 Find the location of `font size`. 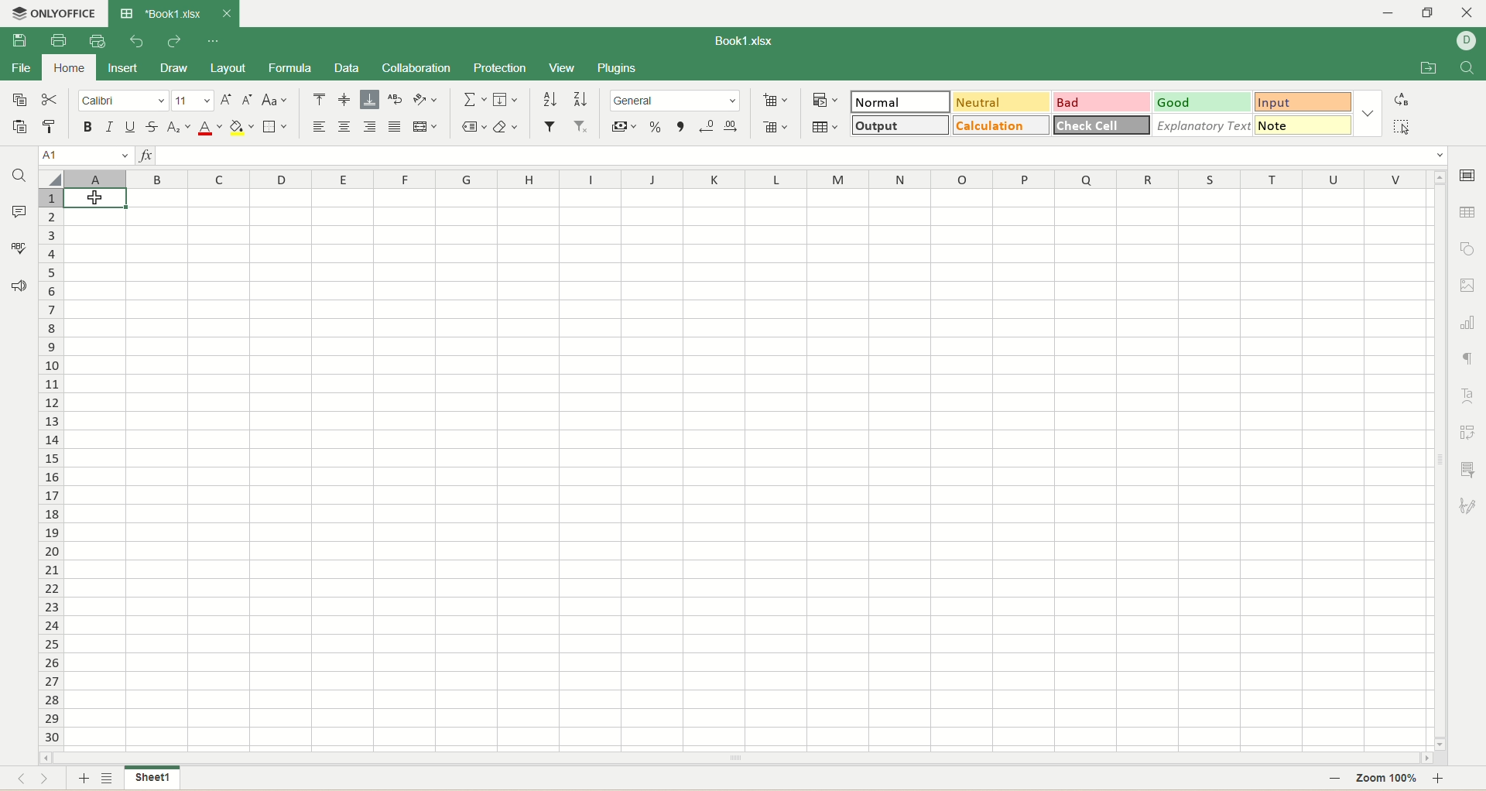

font size is located at coordinates (193, 101).